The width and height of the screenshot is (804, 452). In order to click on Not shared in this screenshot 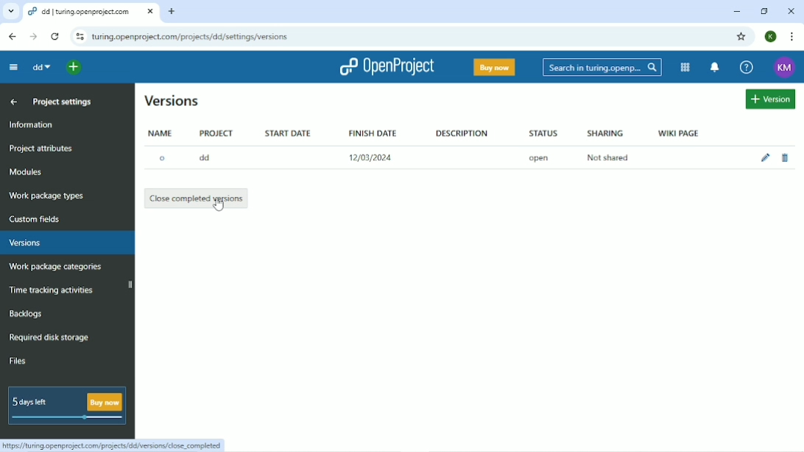, I will do `click(604, 158)`.